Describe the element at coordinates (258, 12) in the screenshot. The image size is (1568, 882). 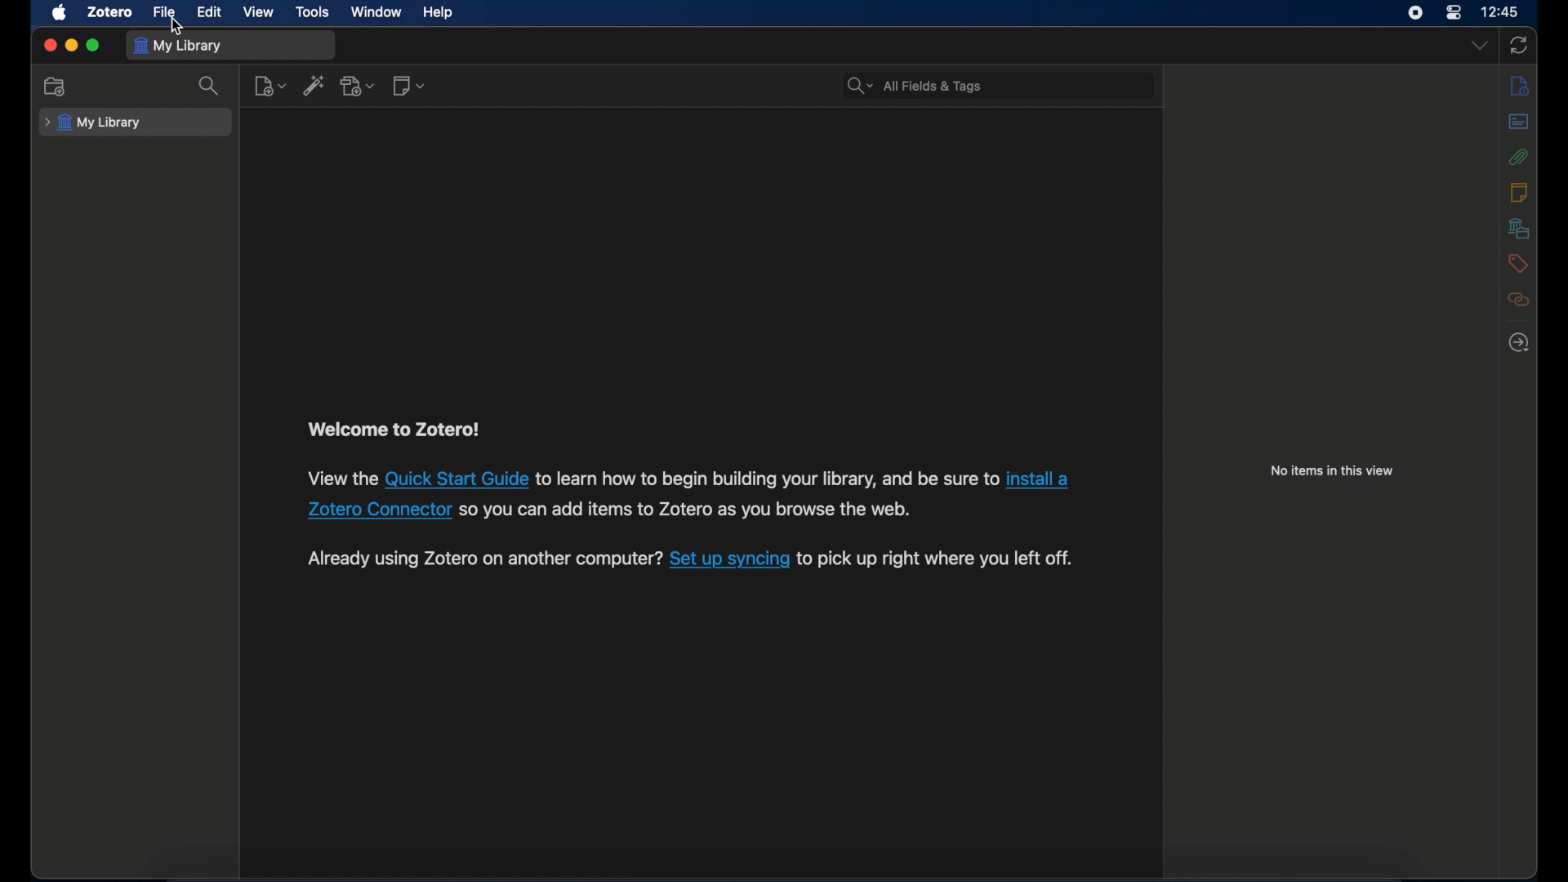
I see `view` at that location.